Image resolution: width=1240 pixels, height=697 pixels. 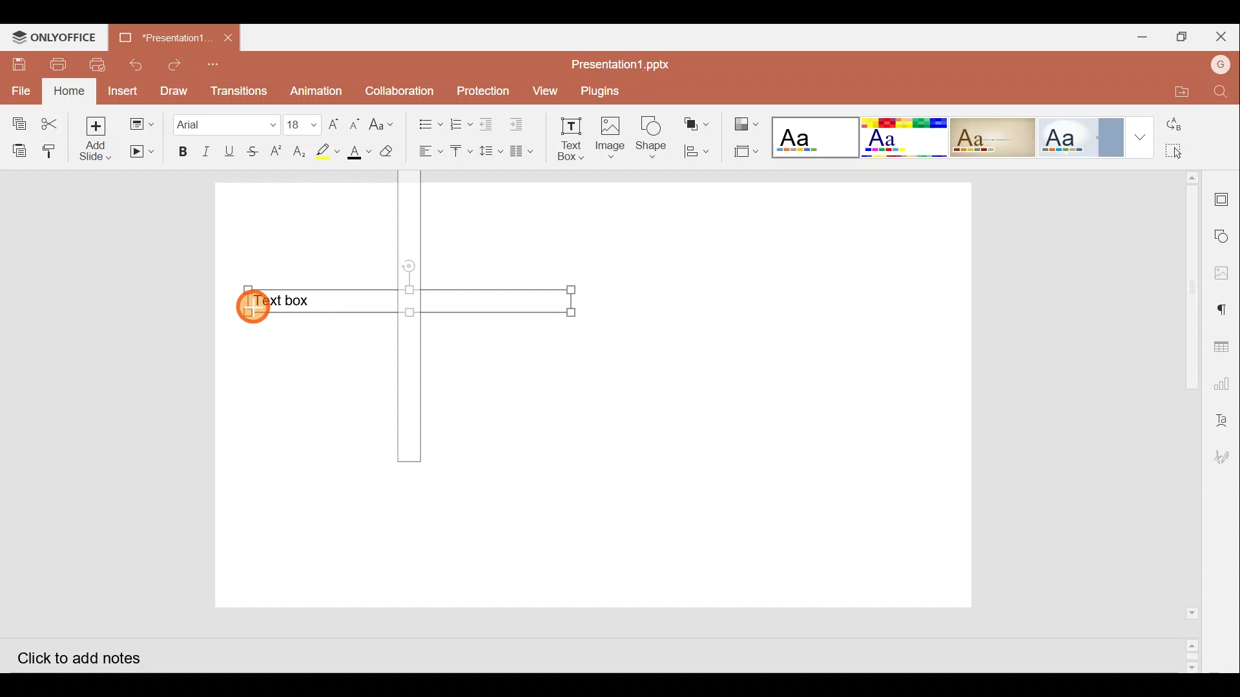 What do you see at coordinates (54, 121) in the screenshot?
I see `Cut` at bounding box center [54, 121].